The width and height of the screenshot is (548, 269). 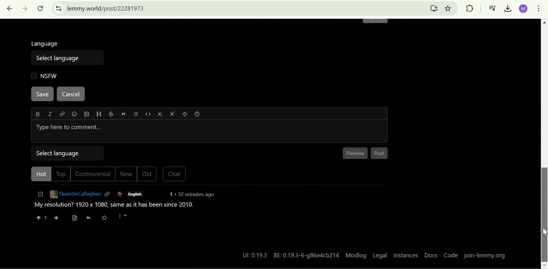 What do you see at coordinates (58, 58) in the screenshot?
I see `Select language` at bounding box center [58, 58].